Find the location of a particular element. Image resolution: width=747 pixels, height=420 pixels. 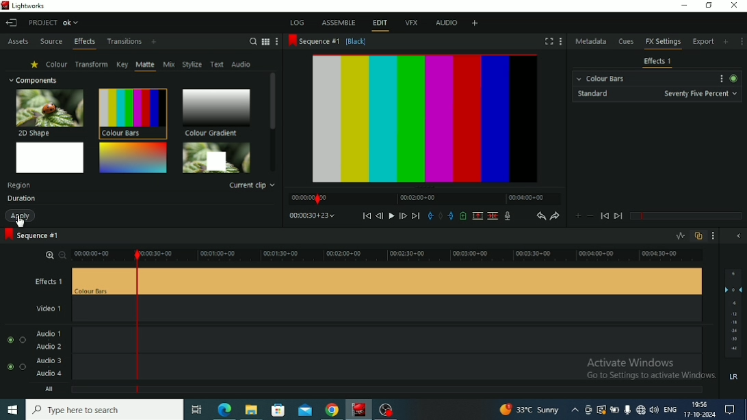

2D Shape is located at coordinates (51, 112).